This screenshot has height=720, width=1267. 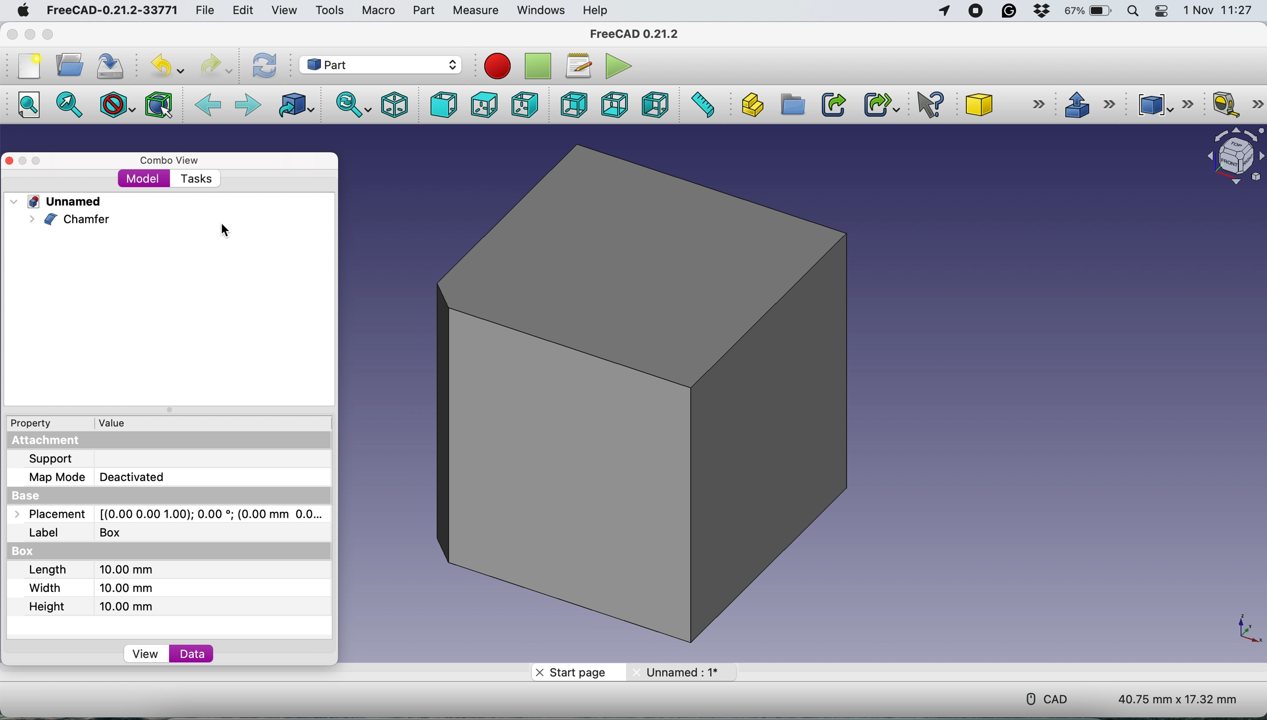 What do you see at coordinates (88, 569) in the screenshot?
I see `length` at bounding box center [88, 569].